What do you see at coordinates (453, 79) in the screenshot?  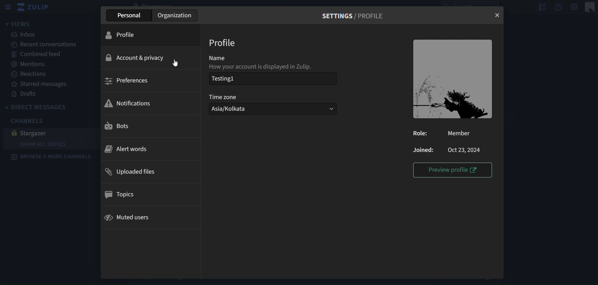 I see `image` at bounding box center [453, 79].